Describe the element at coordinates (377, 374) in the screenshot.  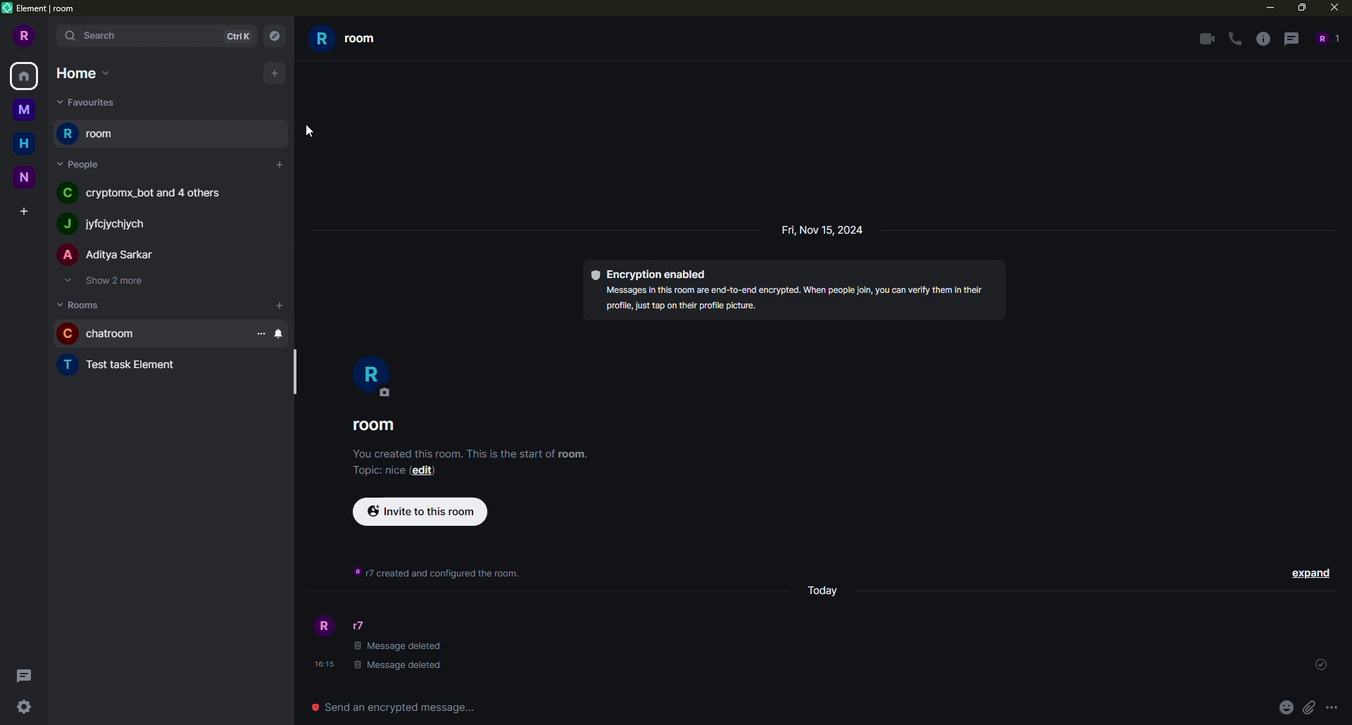
I see `r` at that location.